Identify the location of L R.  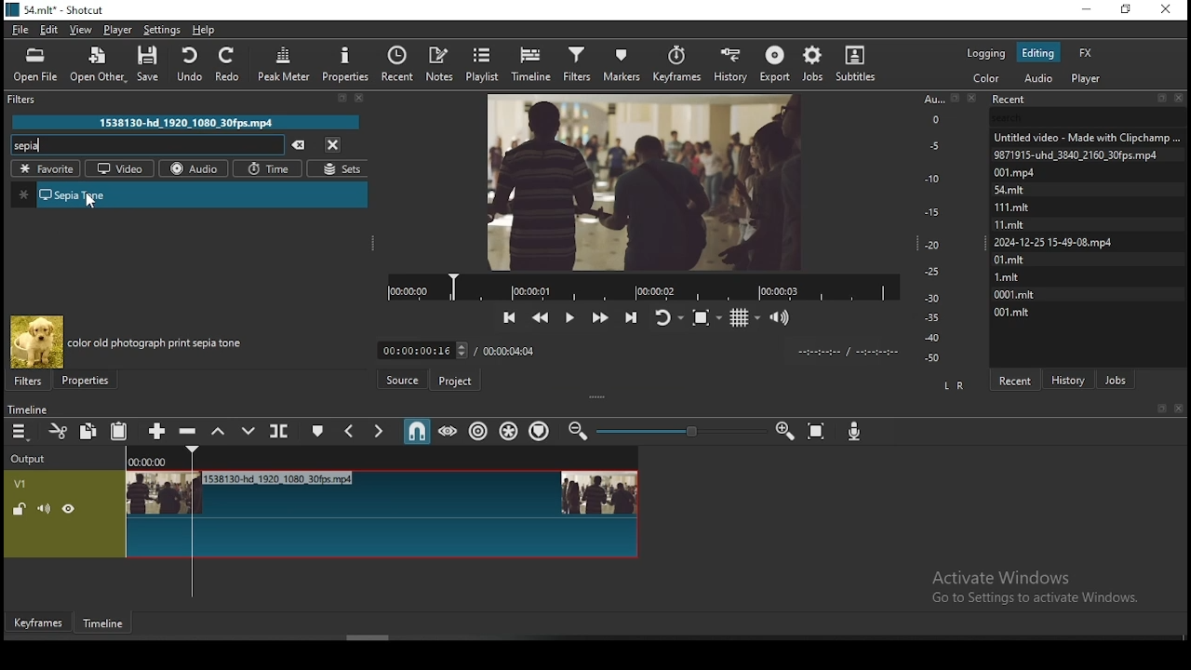
(956, 385).